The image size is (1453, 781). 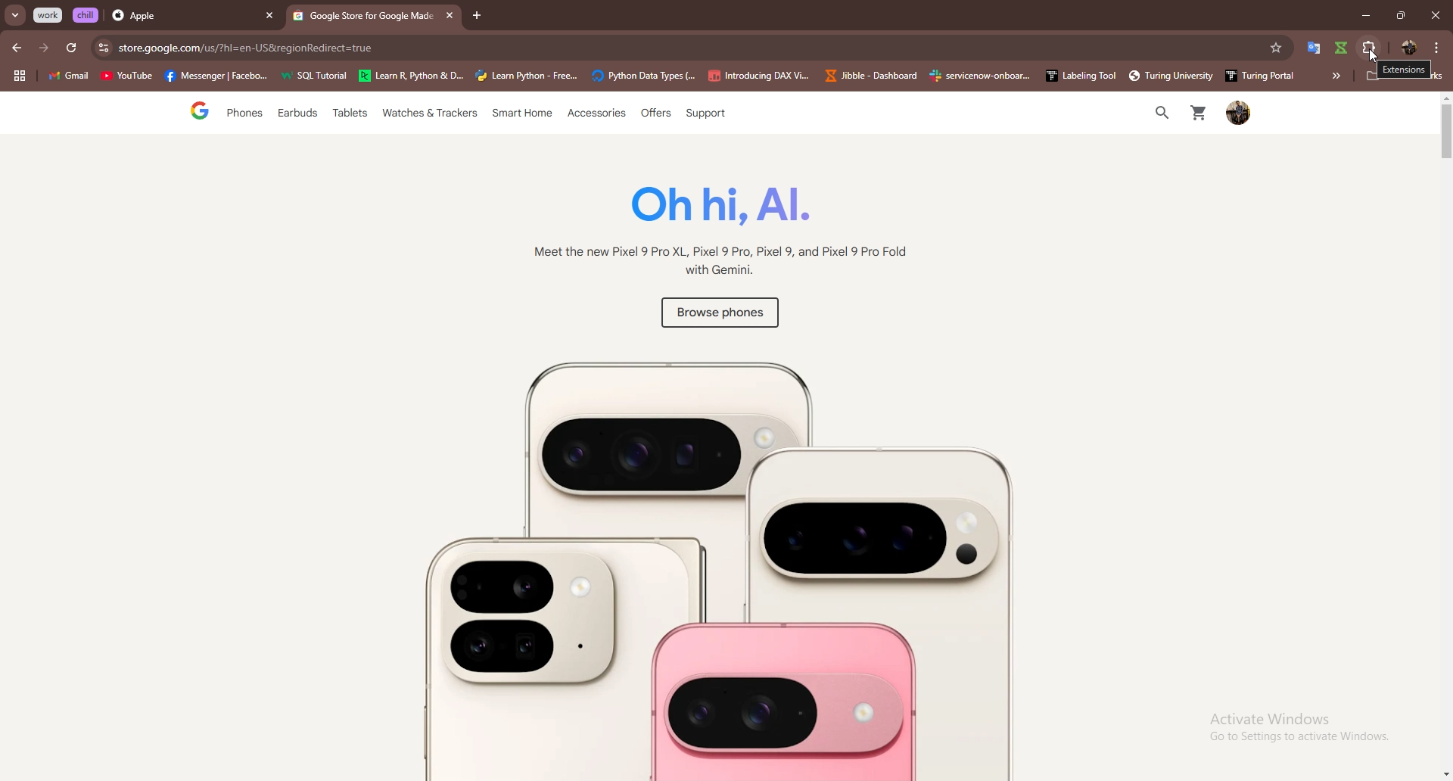 I want to click on support, so click(x=705, y=114).